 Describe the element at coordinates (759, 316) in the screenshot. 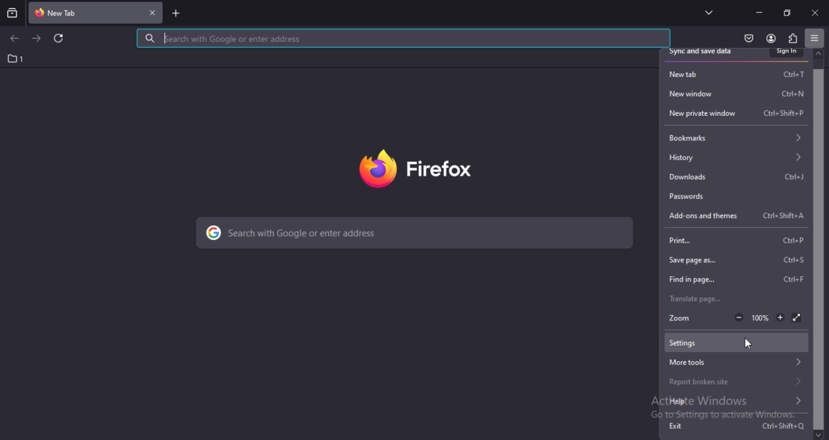

I see `100%` at that location.